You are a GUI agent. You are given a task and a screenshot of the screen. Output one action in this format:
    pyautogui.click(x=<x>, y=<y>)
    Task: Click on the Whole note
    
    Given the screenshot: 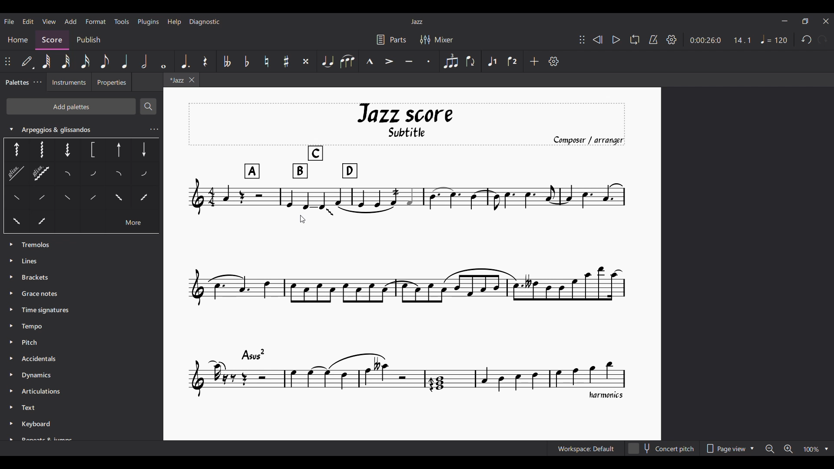 What is the action you would take?
    pyautogui.click(x=164, y=61)
    